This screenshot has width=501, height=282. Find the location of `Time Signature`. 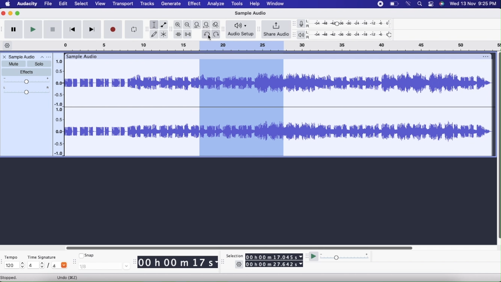

Time Signature is located at coordinates (42, 258).